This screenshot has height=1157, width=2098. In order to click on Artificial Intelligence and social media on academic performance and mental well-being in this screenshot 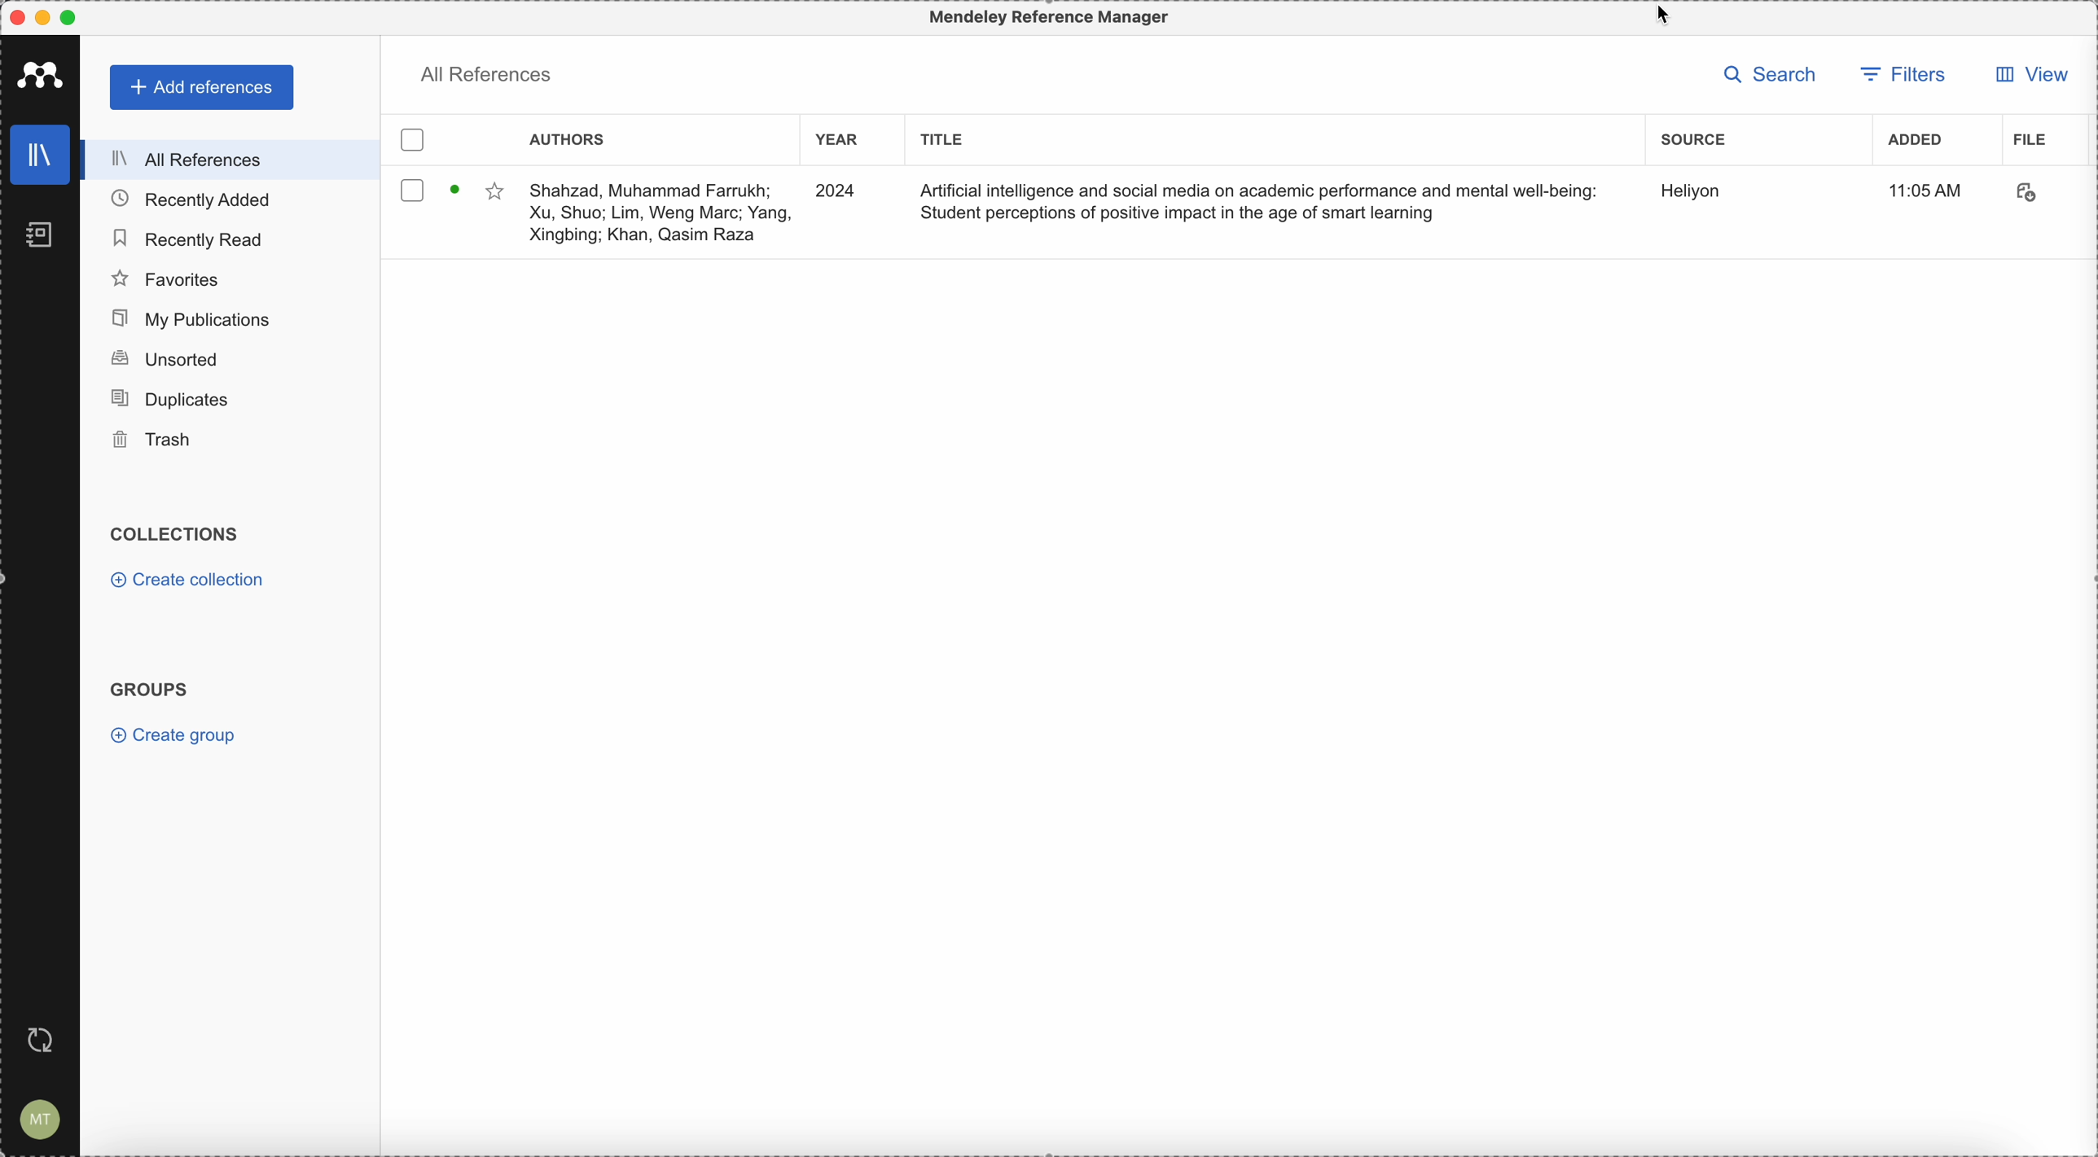, I will do `click(1278, 203)`.